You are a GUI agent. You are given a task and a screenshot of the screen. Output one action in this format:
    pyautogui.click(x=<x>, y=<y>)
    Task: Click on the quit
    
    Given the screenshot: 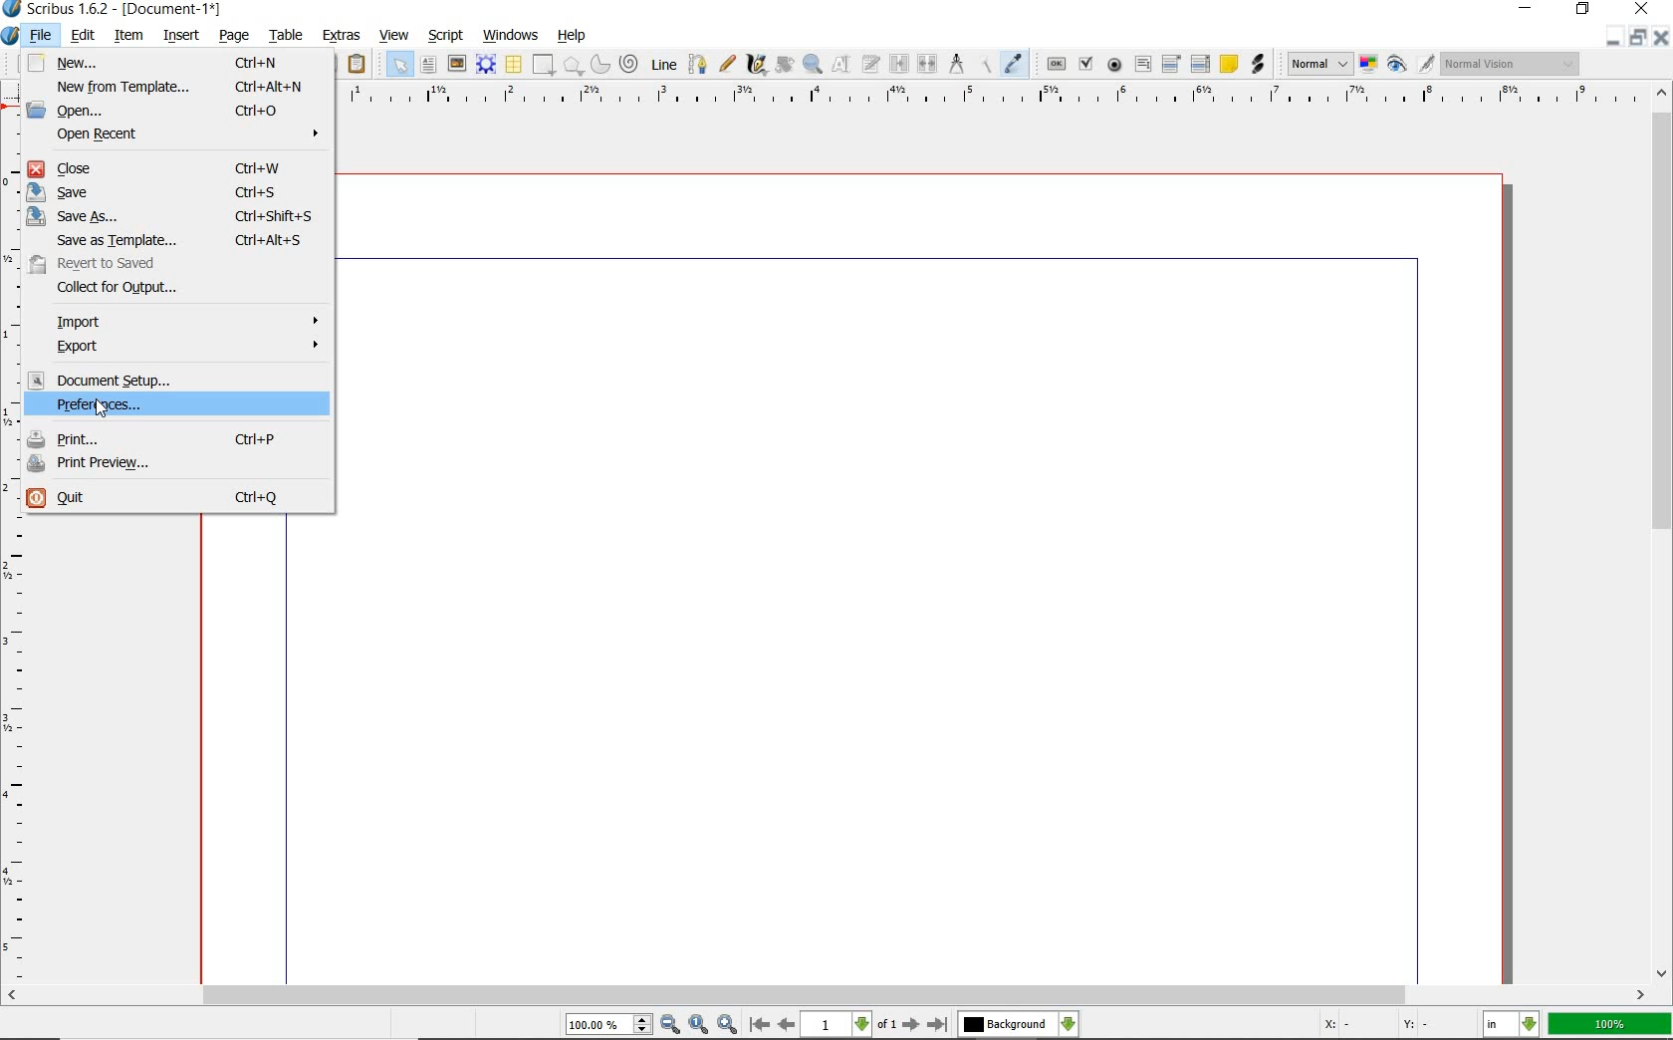 What is the action you would take?
    pyautogui.click(x=176, y=499)
    